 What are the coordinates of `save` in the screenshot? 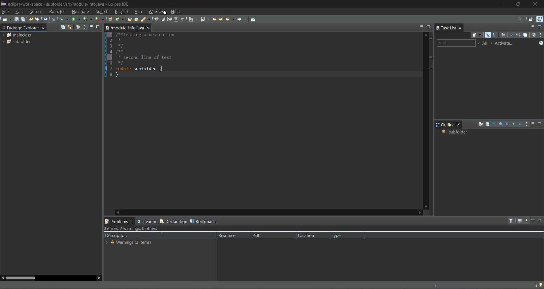 It's located at (16, 20).